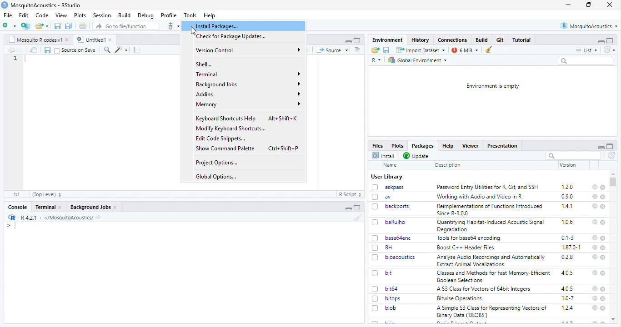 This screenshot has width=621, height=327. What do you see at coordinates (45, 207) in the screenshot?
I see `Terminal` at bounding box center [45, 207].